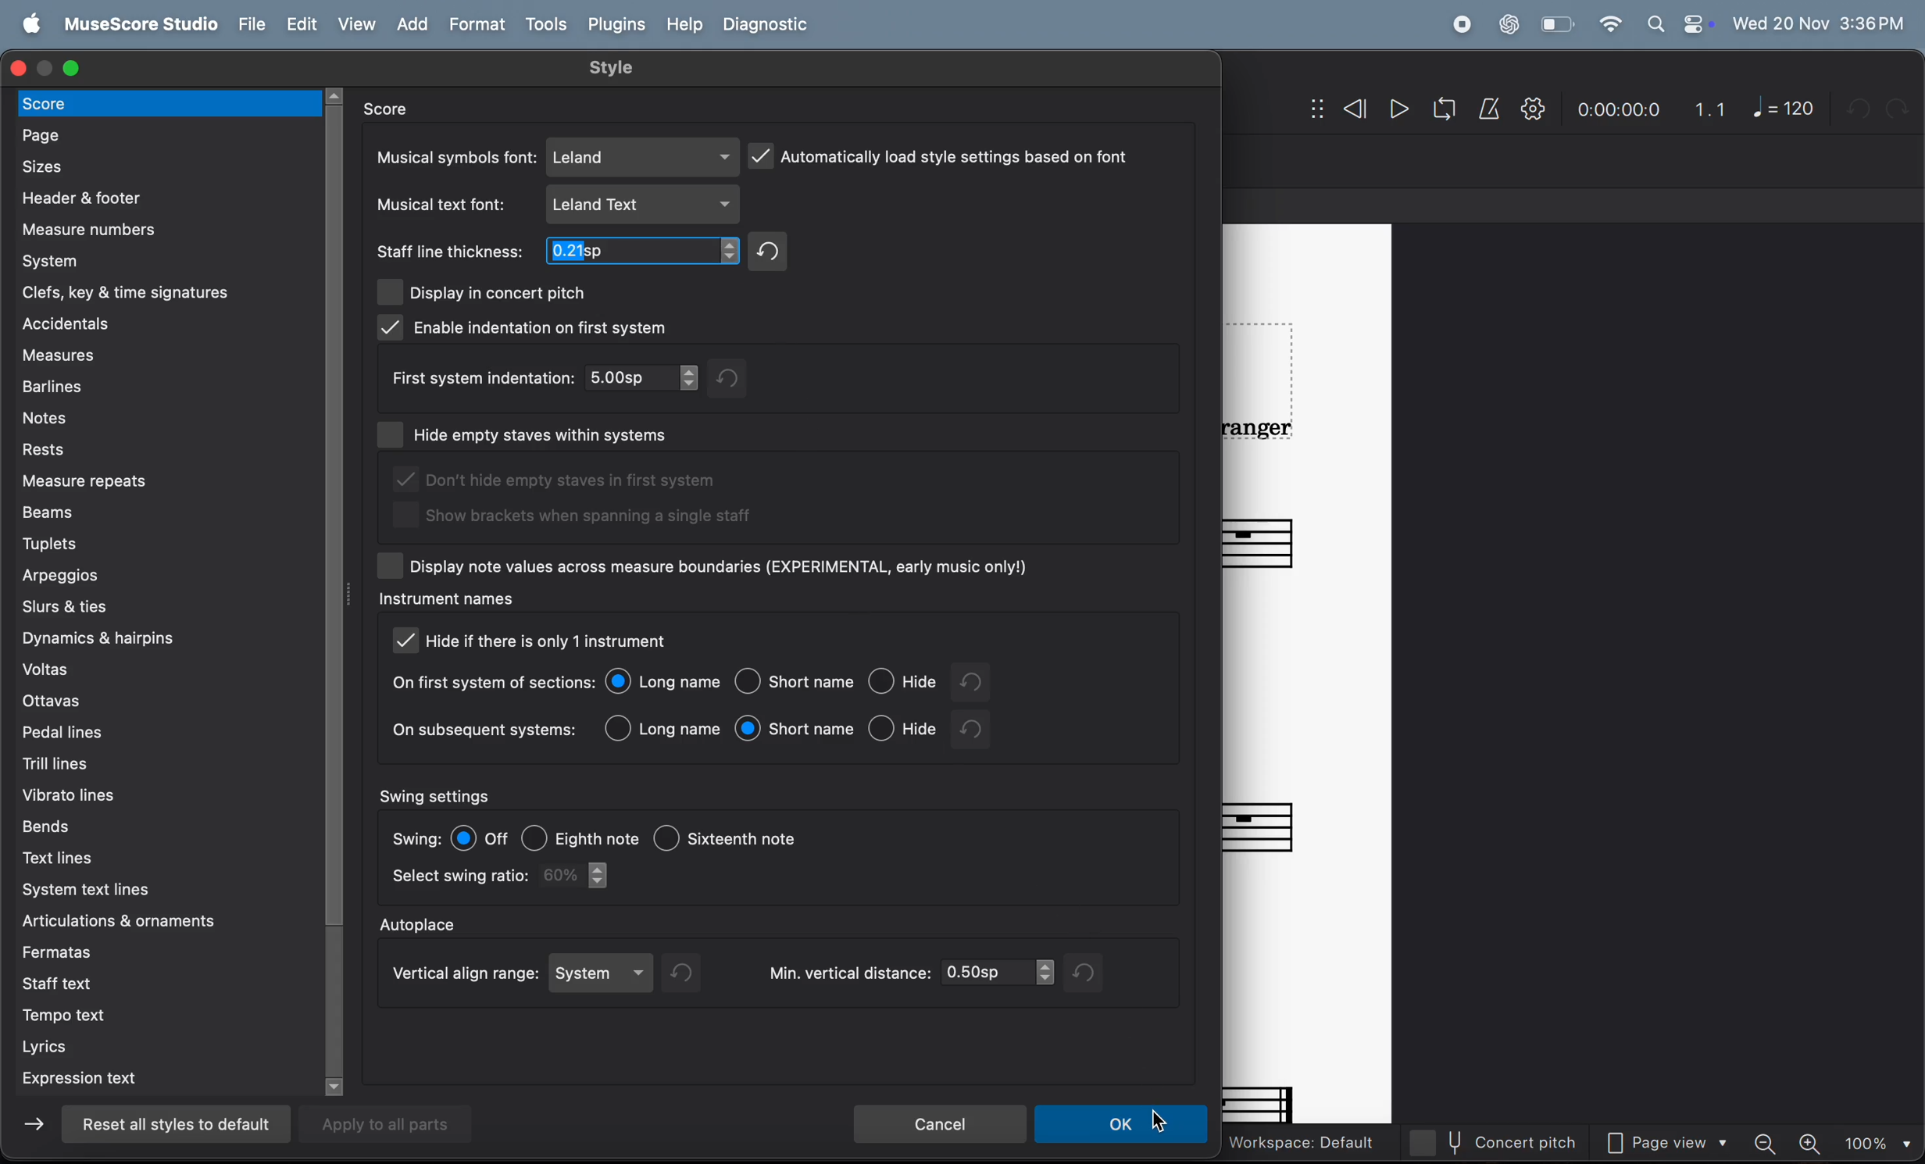  What do you see at coordinates (941, 154) in the screenshot?
I see `automatically load style settings` at bounding box center [941, 154].